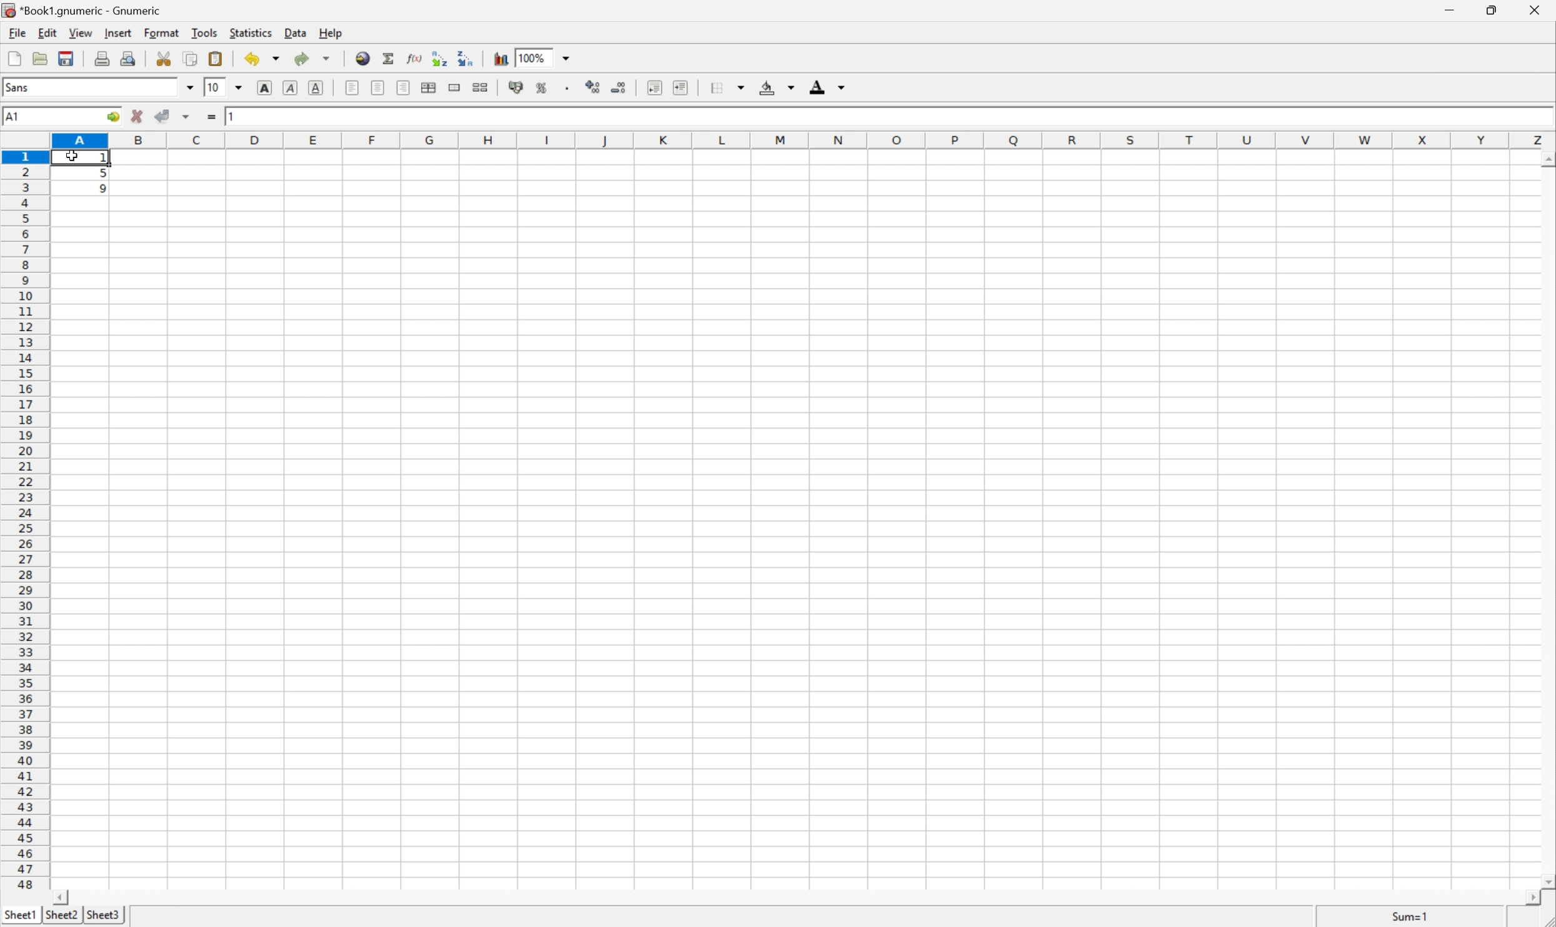 The width and height of the screenshot is (1556, 927). I want to click on drop down, so click(191, 87).